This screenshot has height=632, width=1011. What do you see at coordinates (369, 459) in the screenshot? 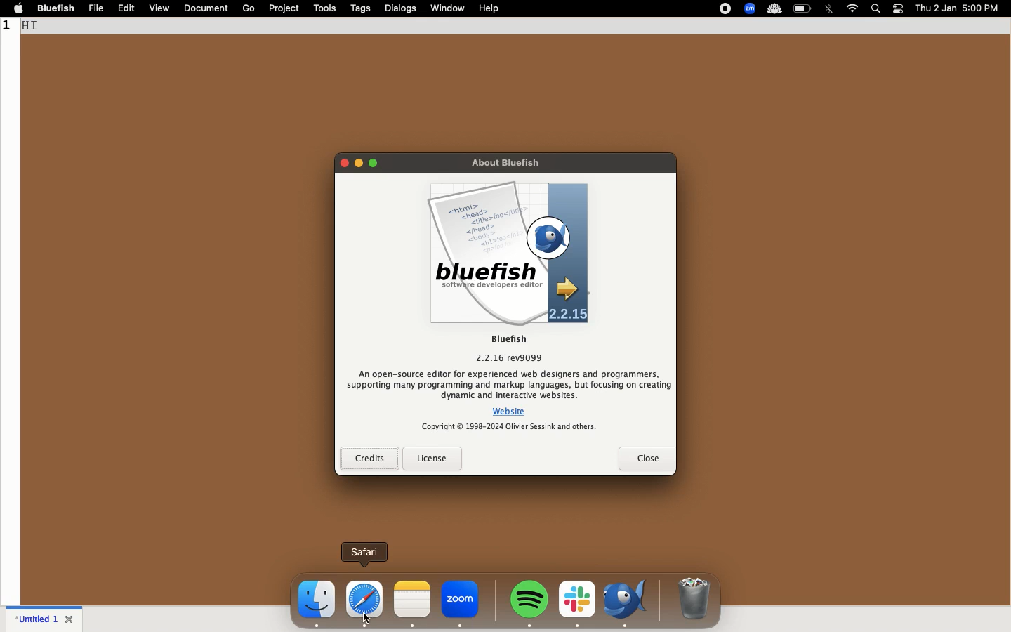
I see `credits` at bounding box center [369, 459].